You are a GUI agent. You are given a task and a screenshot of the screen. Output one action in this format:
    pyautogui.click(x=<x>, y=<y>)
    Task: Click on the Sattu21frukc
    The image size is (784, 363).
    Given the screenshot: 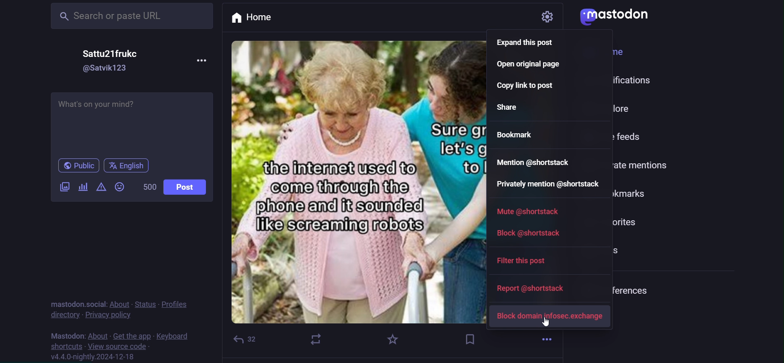 What is the action you would take?
    pyautogui.click(x=111, y=54)
    